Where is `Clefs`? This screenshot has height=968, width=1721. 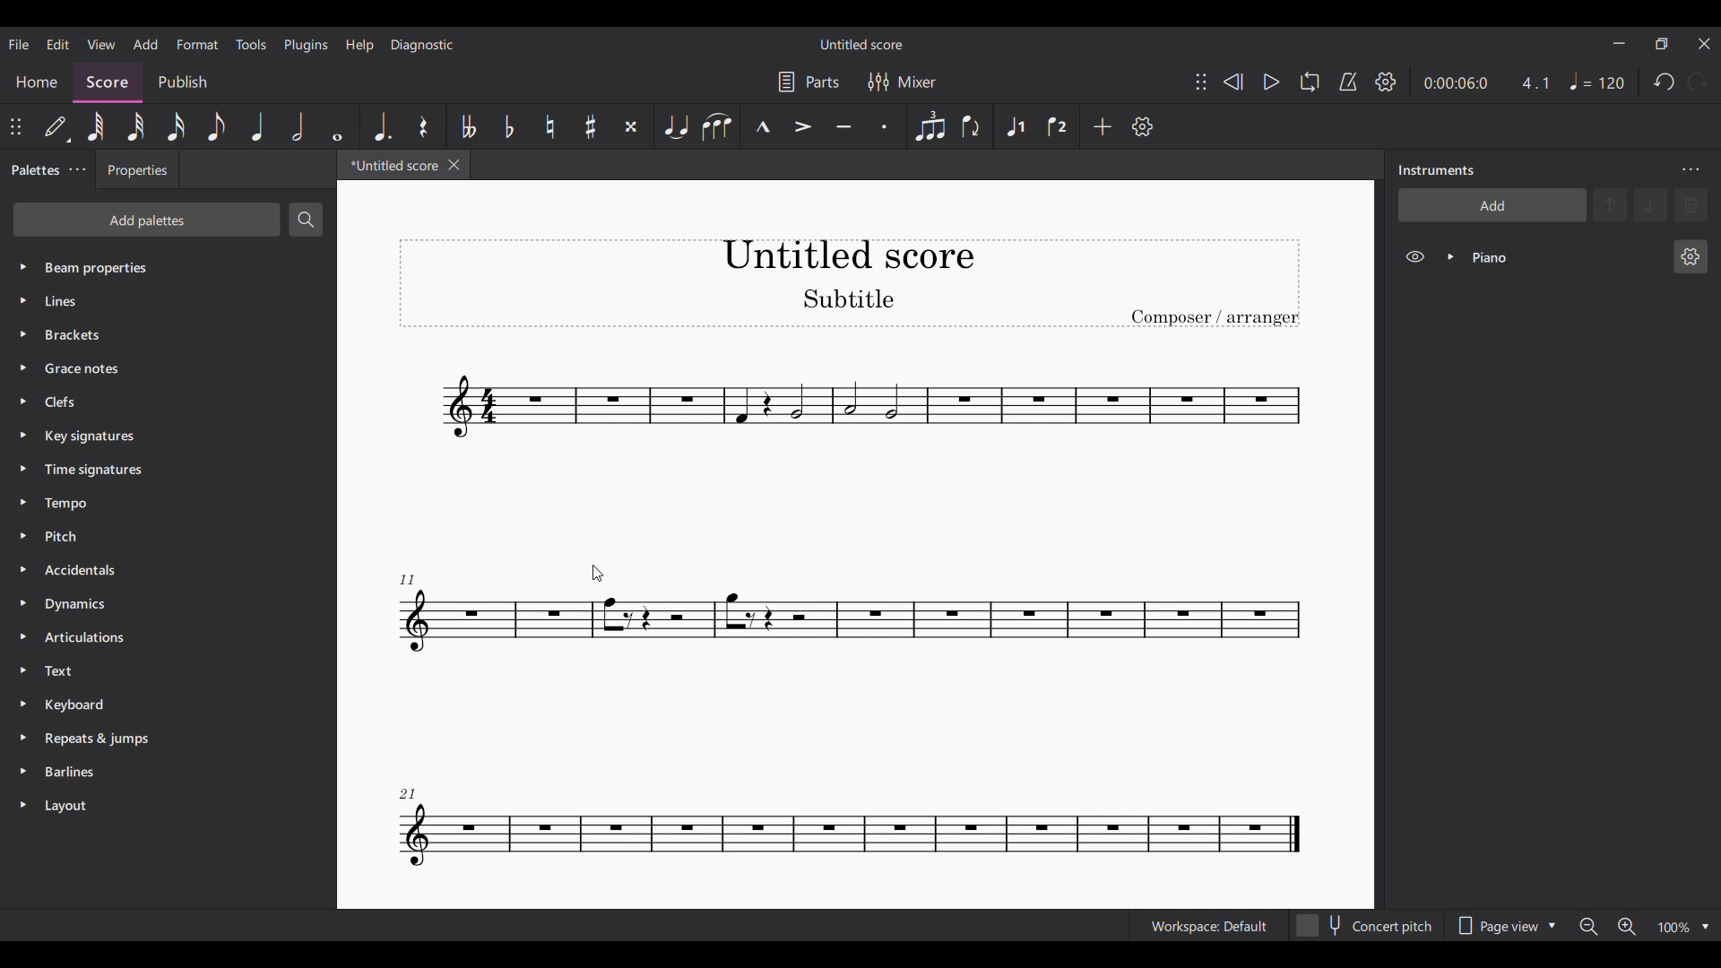
Clefs is located at coordinates (163, 401).